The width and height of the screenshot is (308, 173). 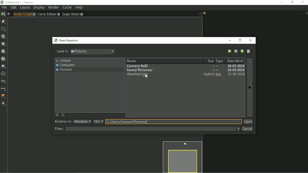 I want to click on Restore down, so click(x=292, y=2).